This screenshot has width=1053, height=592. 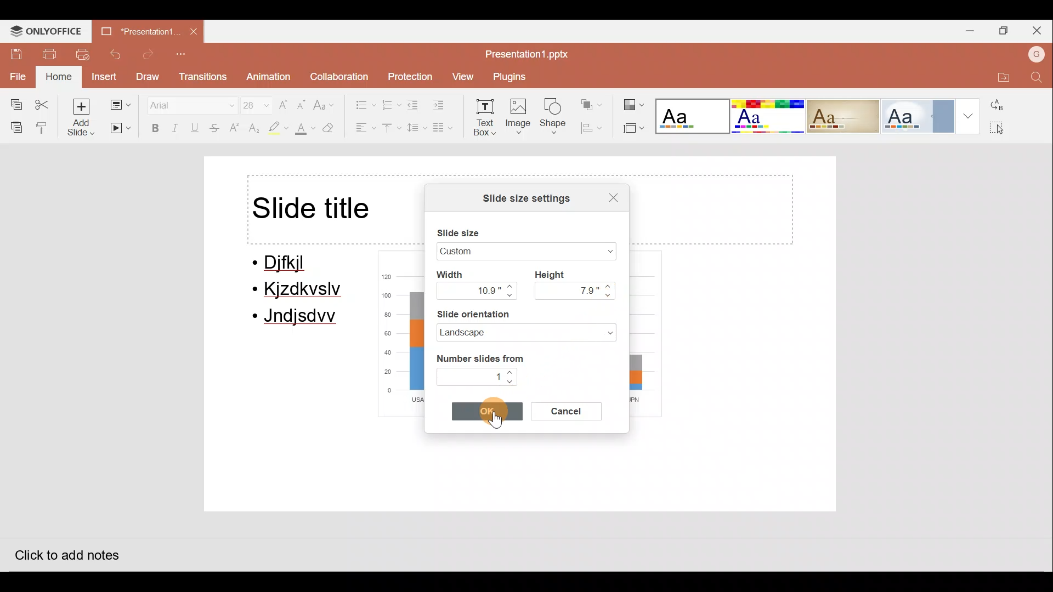 What do you see at coordinates (693, 117) in the screenshot?
I see `Theme 1` at bounding box center [693, 117].